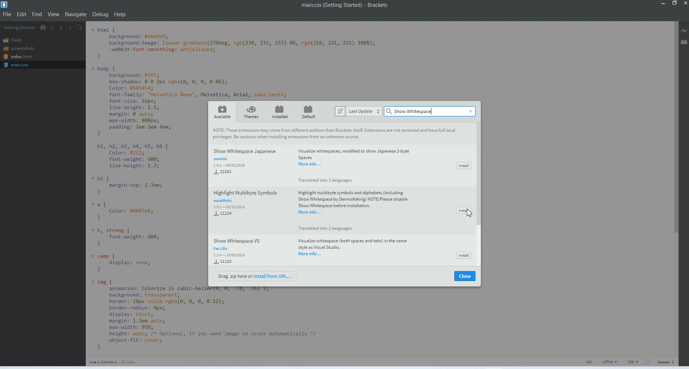  Describe the element at coordinates (479, 194) in the screenshot. I see `Vertical Scroll Bar` at that location.